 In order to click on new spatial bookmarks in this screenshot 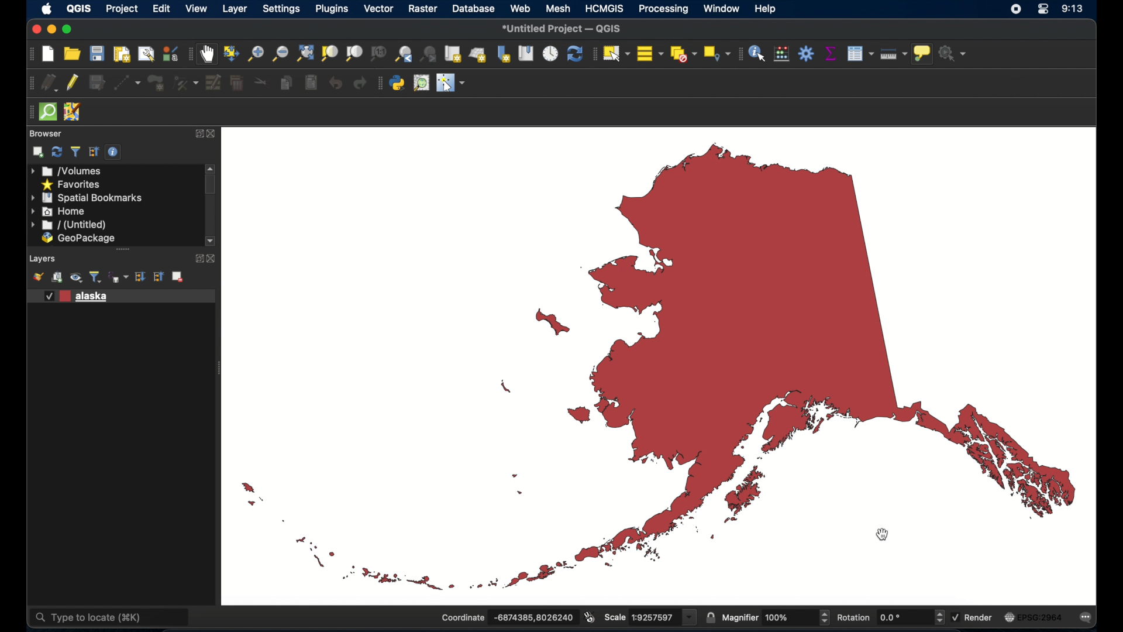, I will do `click(503, 53)`.